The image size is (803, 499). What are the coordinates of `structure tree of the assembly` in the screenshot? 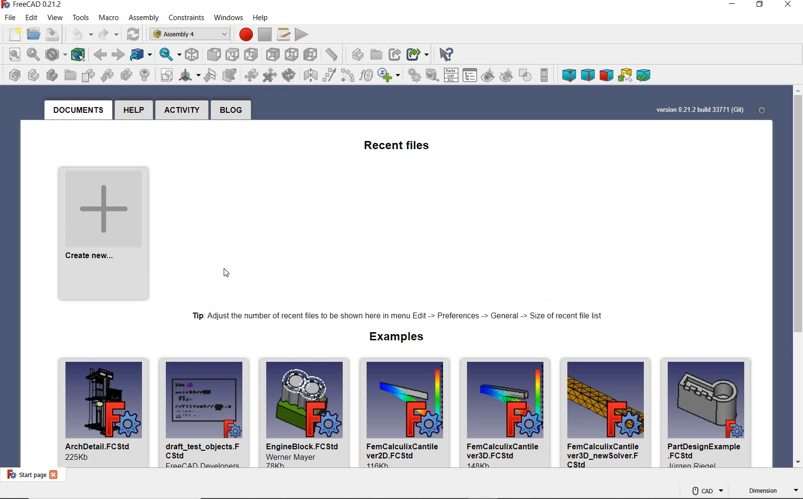 It's located at (470, 76).